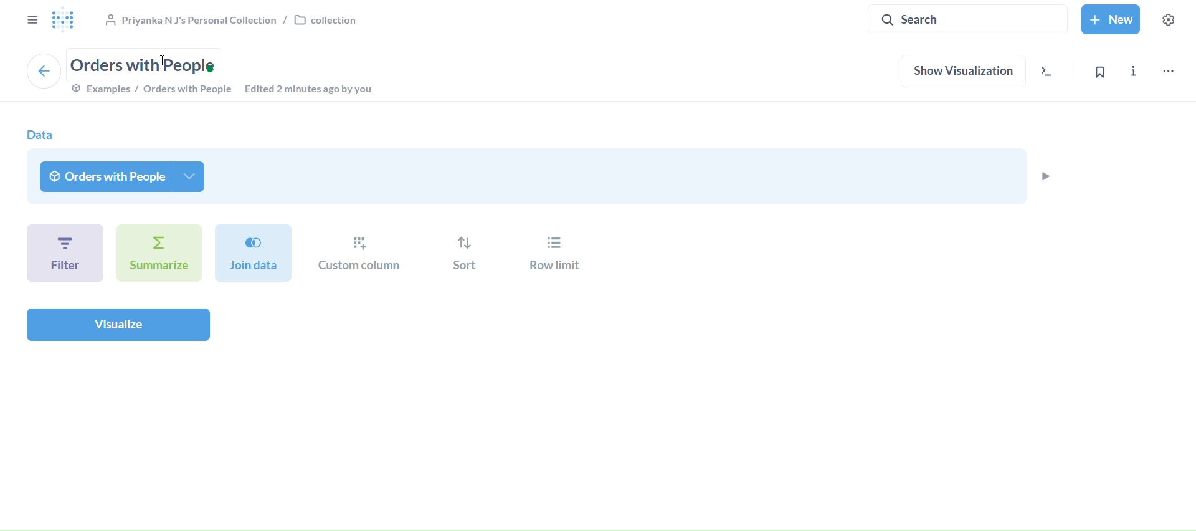 The height and width of the screenshot is (531, 1196). What do you see at coordinates (164, 60) in the screenshot?
I see `Cursor` at bounding box center [164, 60].